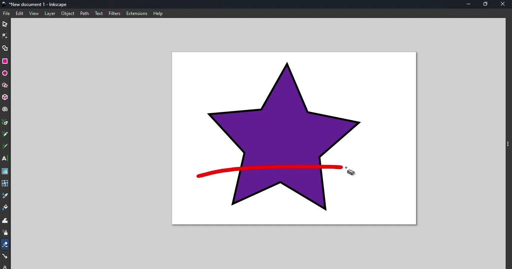 This screenshot has width=512, height=269. Describe the element at coordinates (6, 208) in the screenshot. I see `paint bucket tool` at that location.